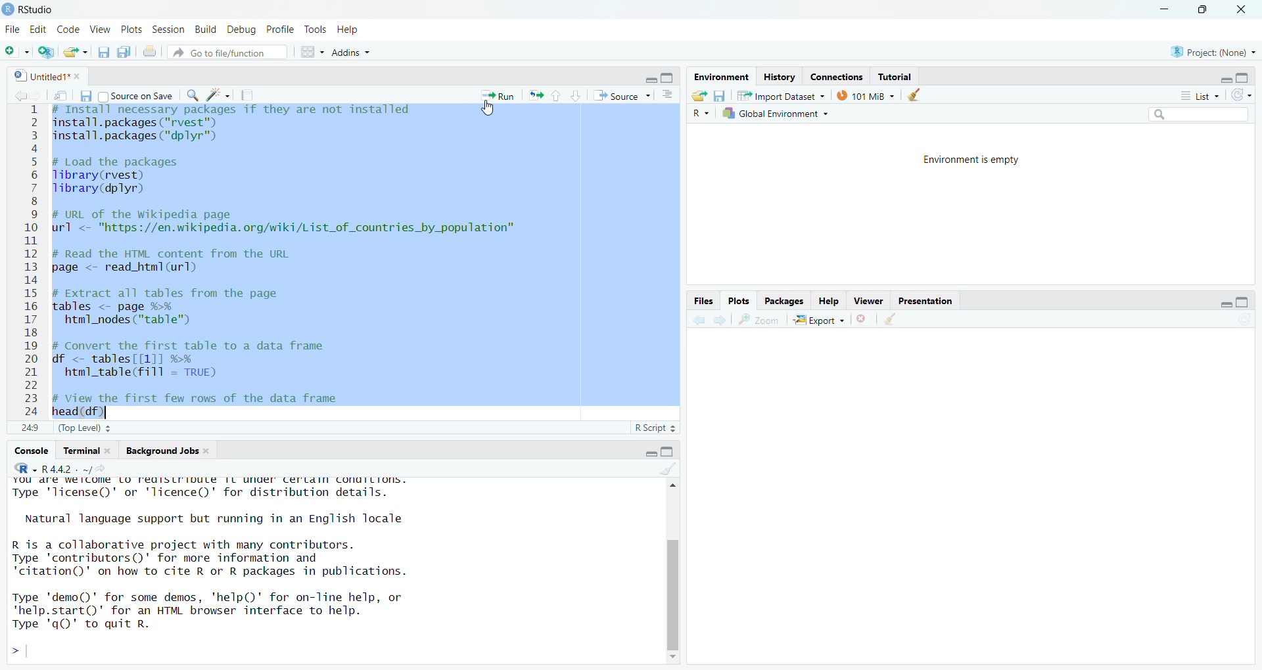  What do you see at coordinates (125, 52) in the screenshot?
I see `save all` at bounding box center [125, 52].